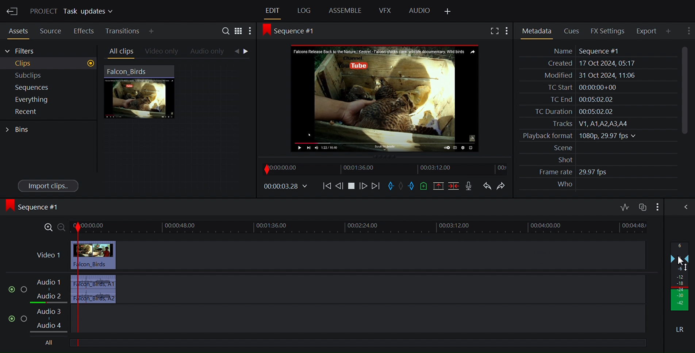 The height and width of the screenshot is (353, 695). What do you see at coordinates (225, 30) in the screenshot?
I see `Search in assets and bins` at bounding box center [225, 30].